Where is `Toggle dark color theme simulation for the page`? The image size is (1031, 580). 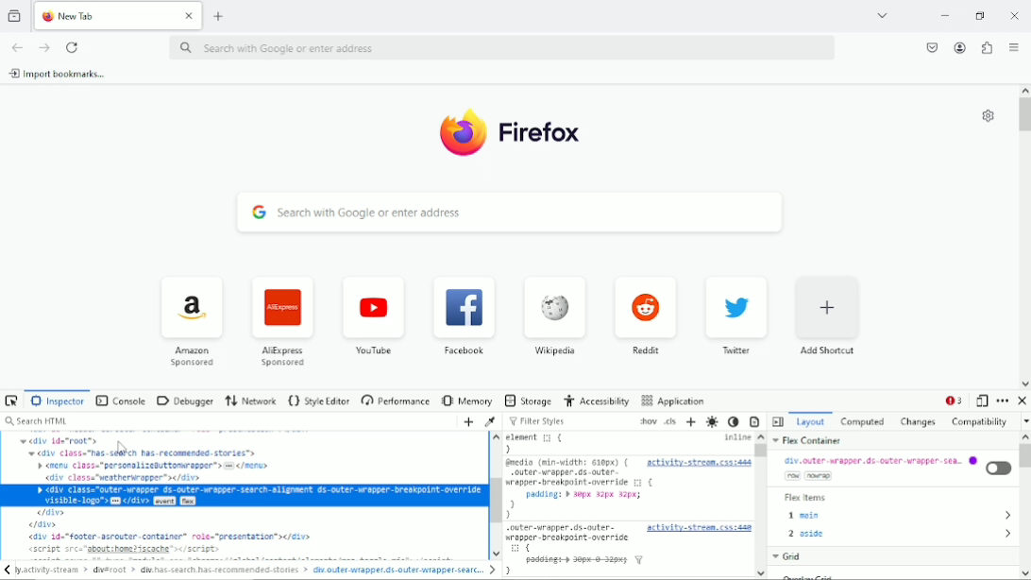 Toggle dark color theme simulation for the page is located at coordinates (735, 421).